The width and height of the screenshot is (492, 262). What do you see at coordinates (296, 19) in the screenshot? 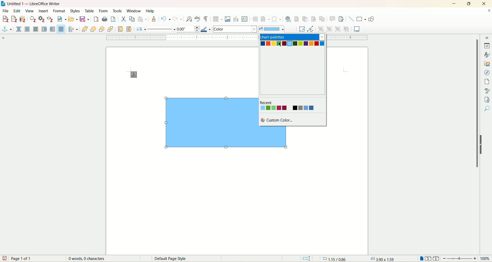
I see `insert footnote` at bounding box center [296, 19].